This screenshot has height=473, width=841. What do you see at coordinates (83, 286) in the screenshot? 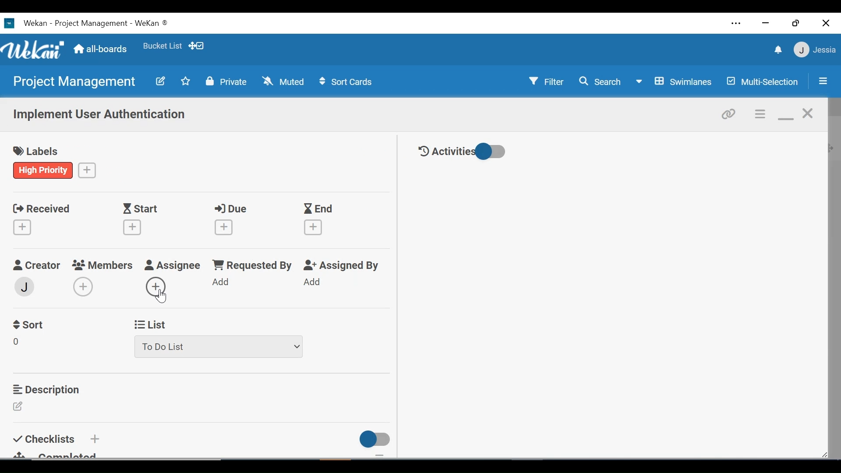
I see `Add Member` at bounding box center [83, 286].